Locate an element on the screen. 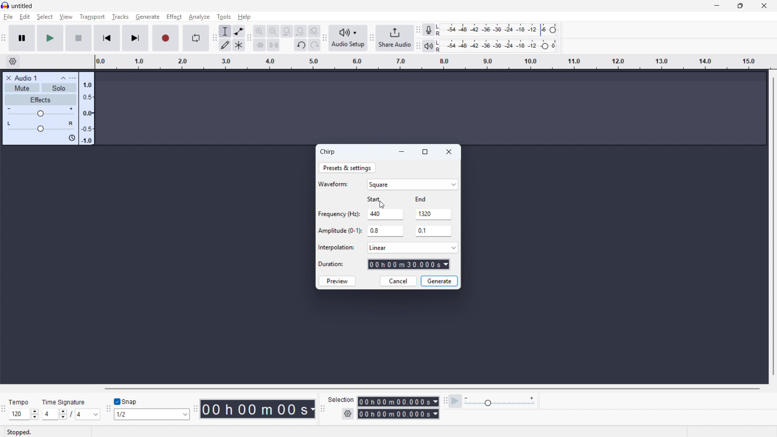 This screenshot has width=777, height=437. analyse  is located at coordinates (199, 17).